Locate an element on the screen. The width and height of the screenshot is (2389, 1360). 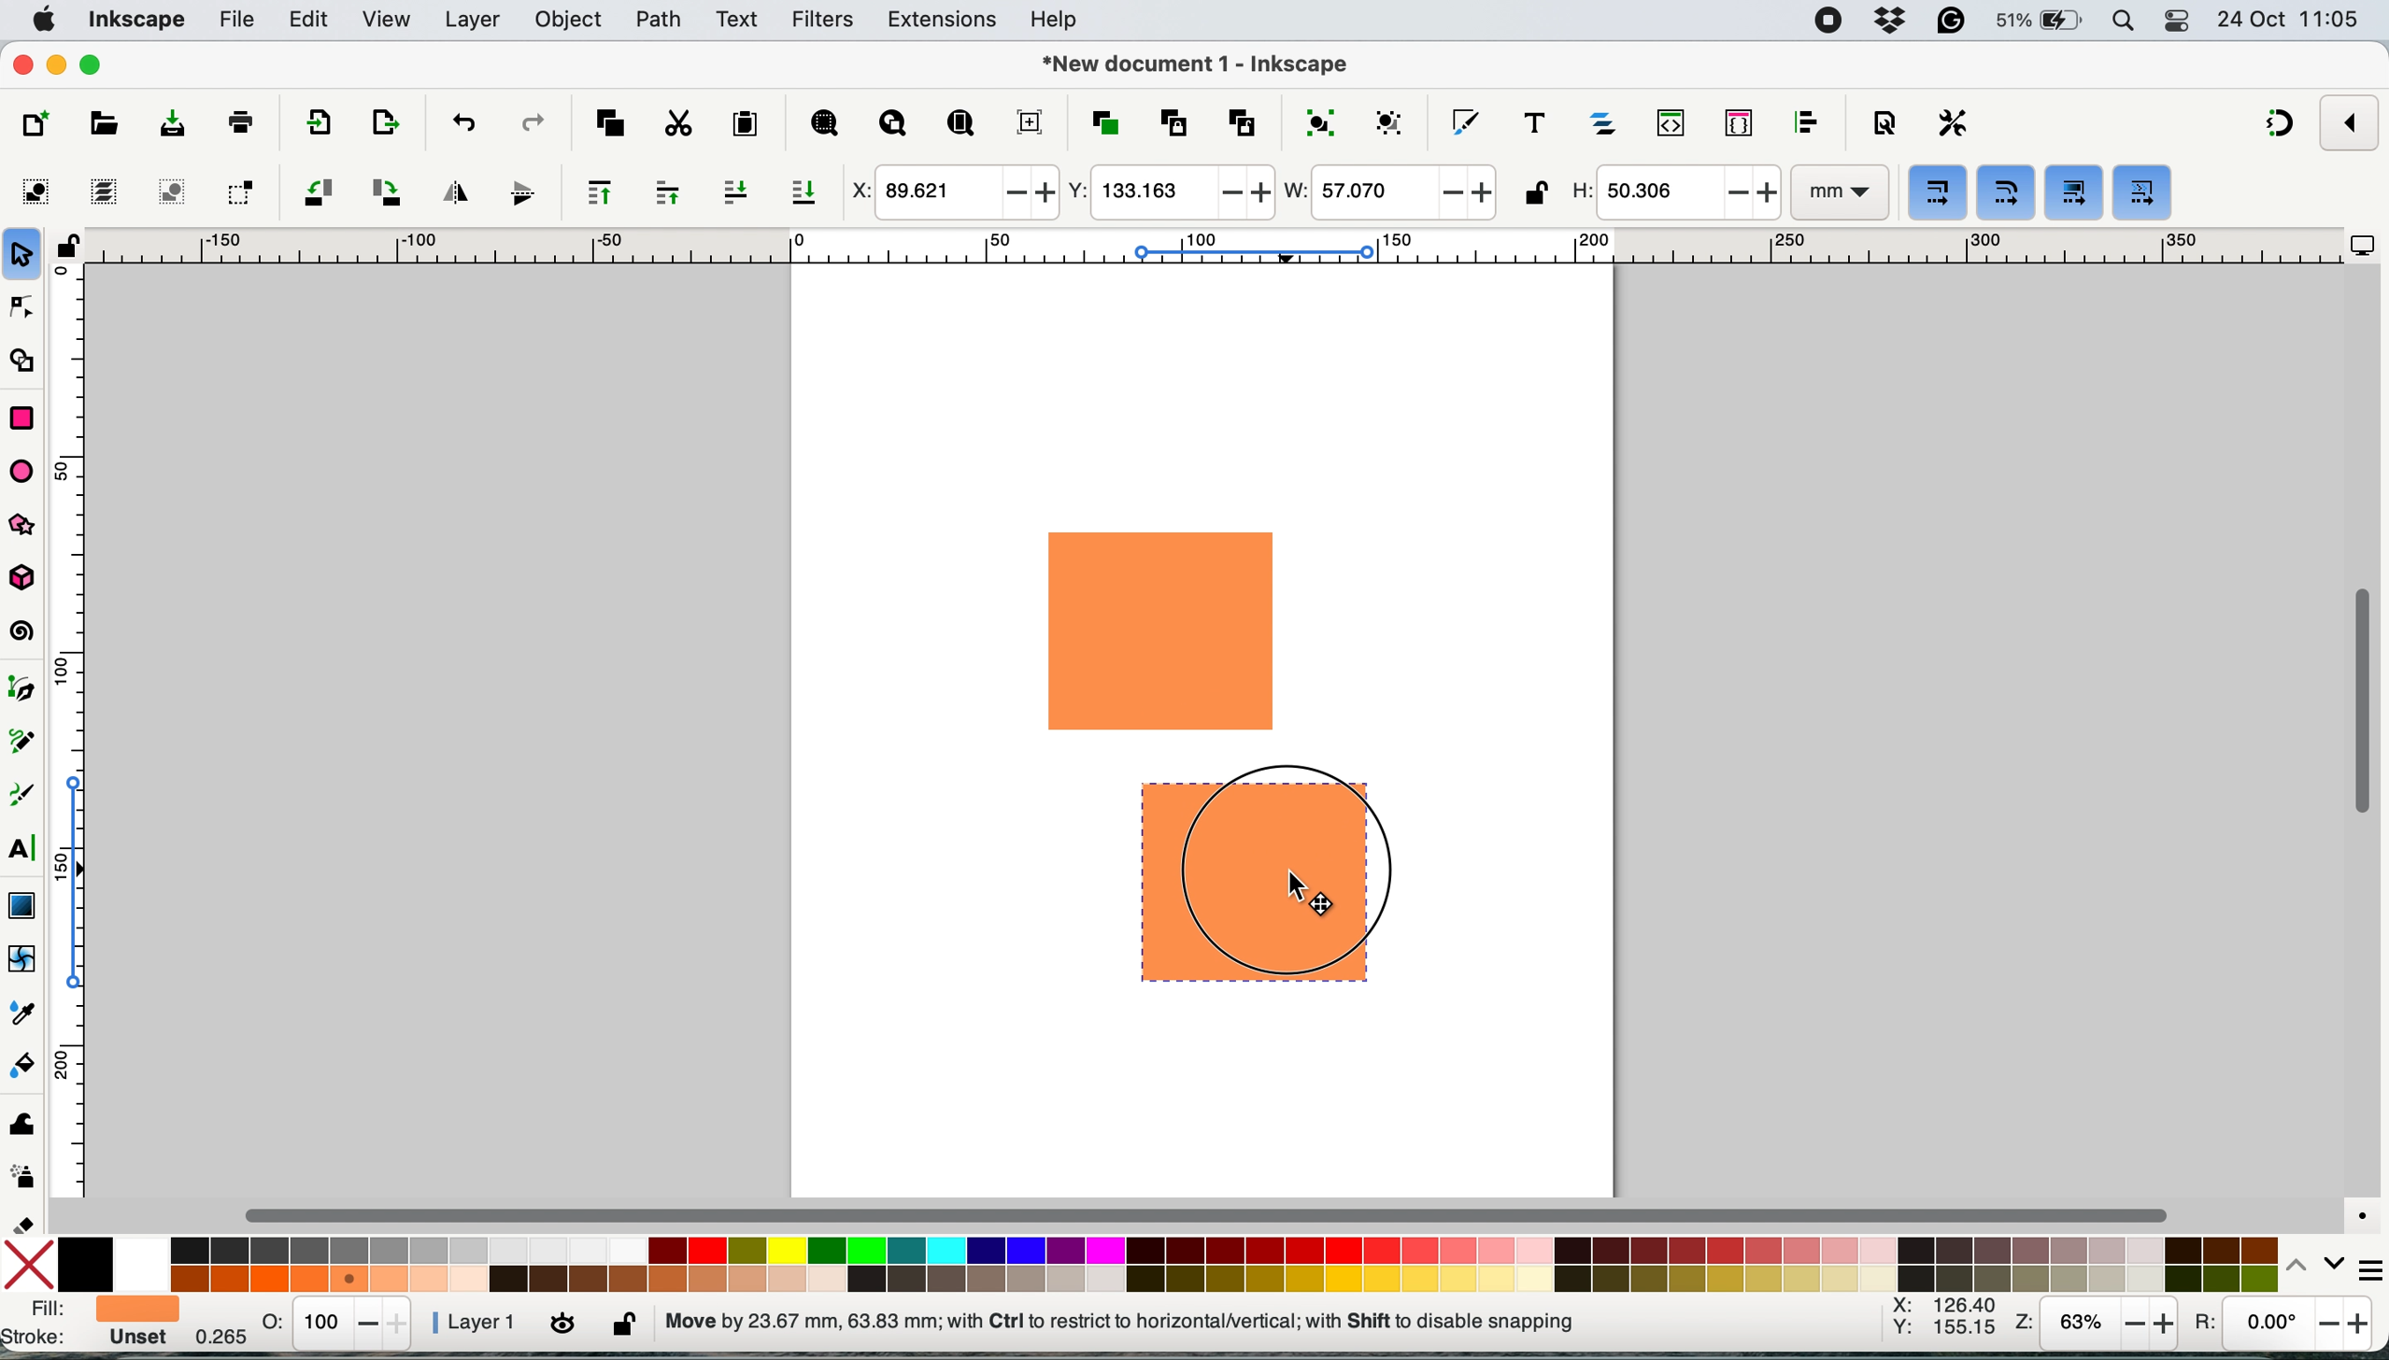
lower selection to bottom is located at coordinates (808, 194).